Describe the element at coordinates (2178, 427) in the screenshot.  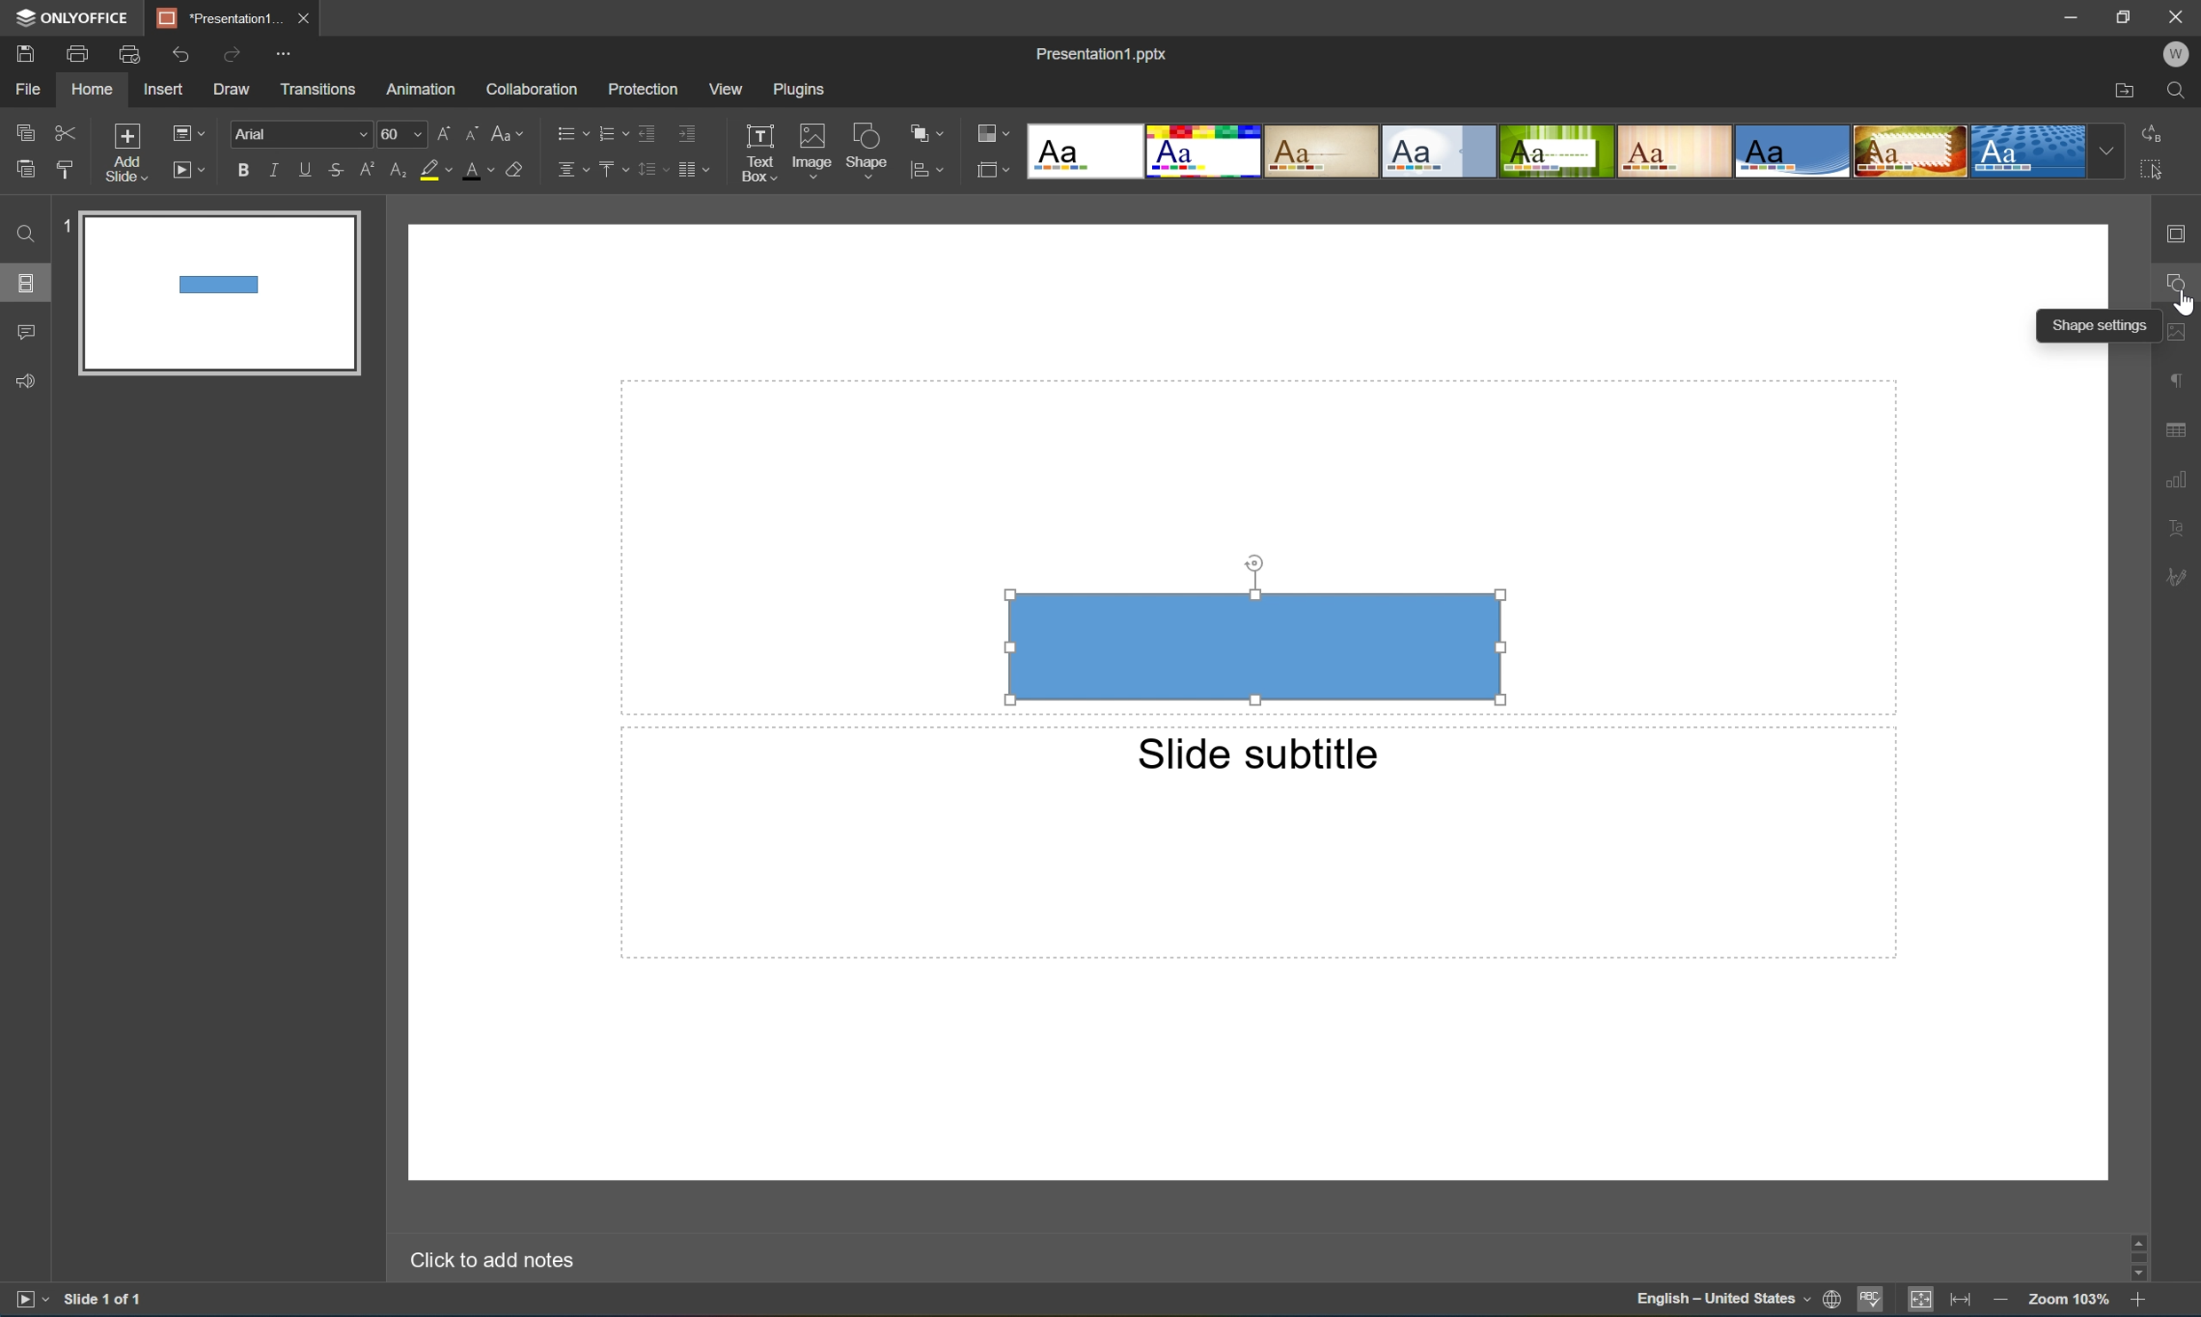
I see `table settings` at that location.